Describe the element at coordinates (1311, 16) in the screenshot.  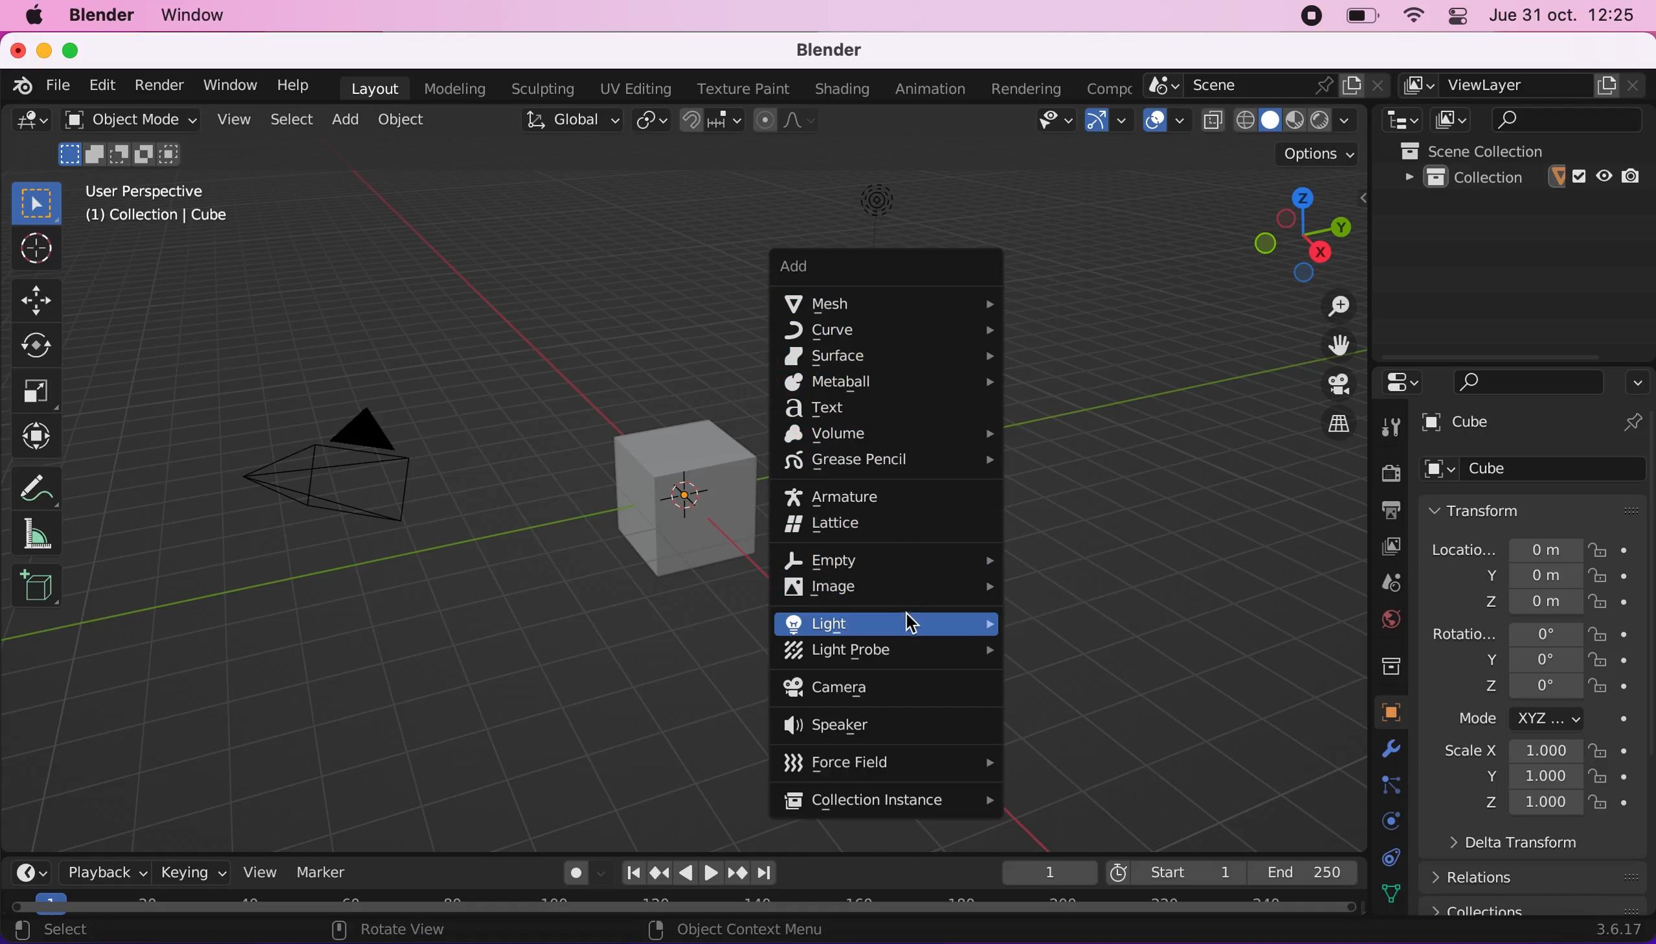
I see `recording stopped` at that location.